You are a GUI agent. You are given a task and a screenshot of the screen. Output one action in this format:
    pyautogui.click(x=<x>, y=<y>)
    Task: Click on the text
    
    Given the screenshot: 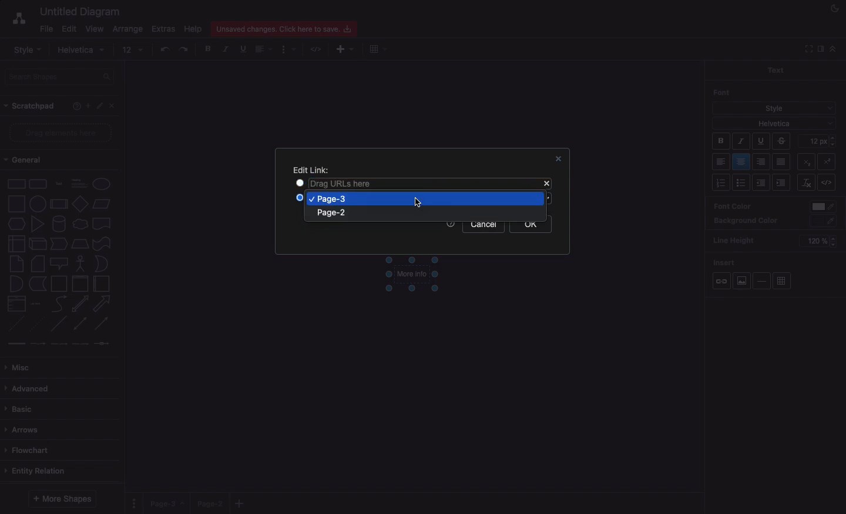 What is the action you would take?
    pyautogui.click(x=59, y=185)
    